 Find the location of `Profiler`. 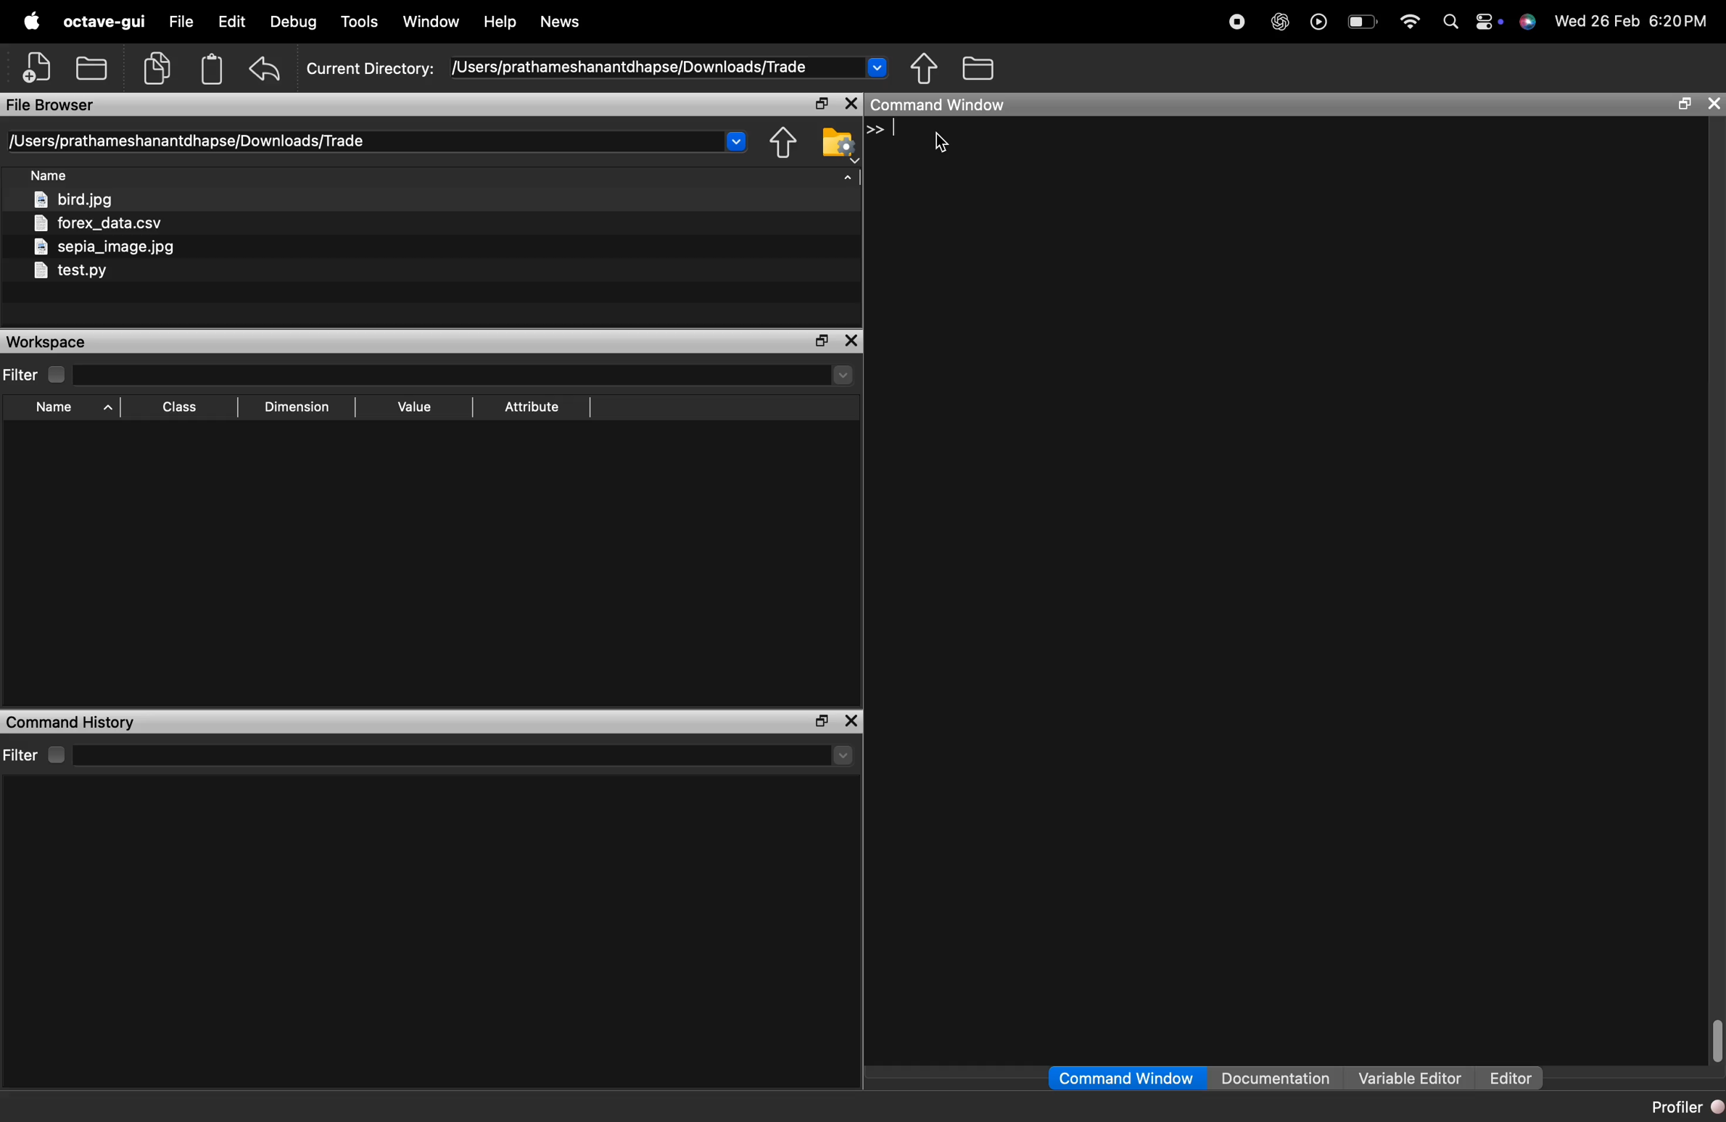

Profiler is located at coordinates (1685, 1106).